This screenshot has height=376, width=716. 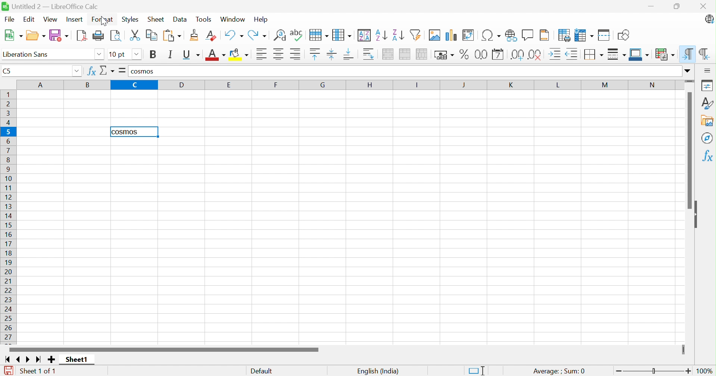 What do you see at coordinates (688, 372) in the screenshot?
I see `Zoom in` at bounding box center [688, 372].